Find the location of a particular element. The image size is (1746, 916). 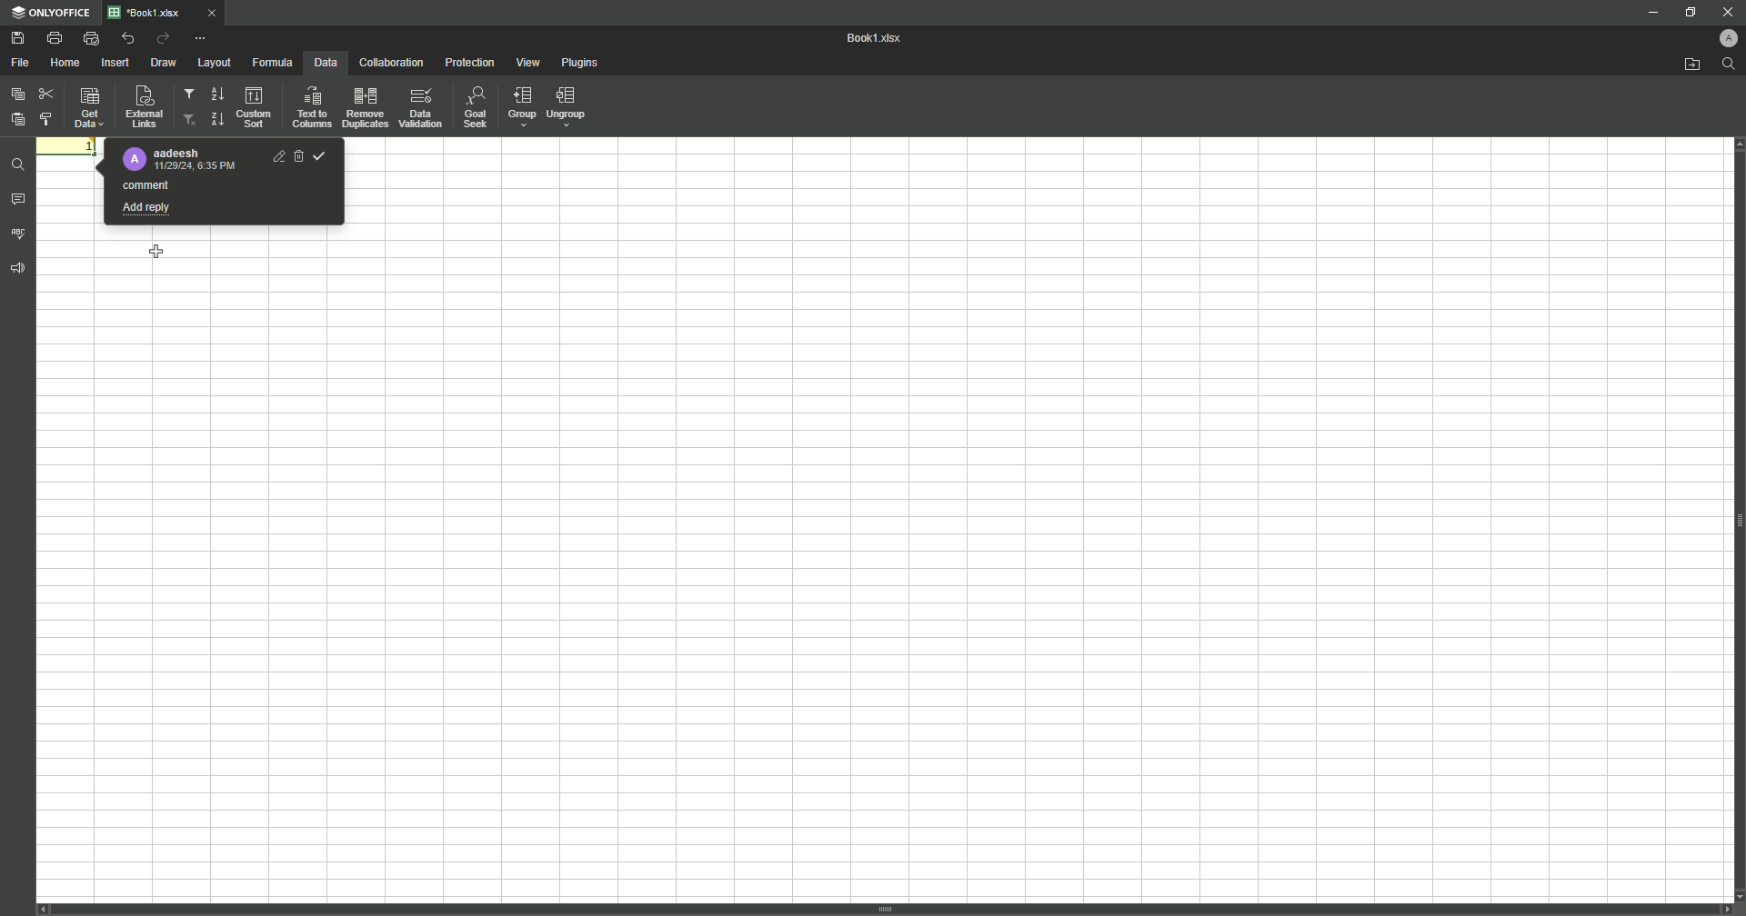

Home is located at coordinates (67, 63).